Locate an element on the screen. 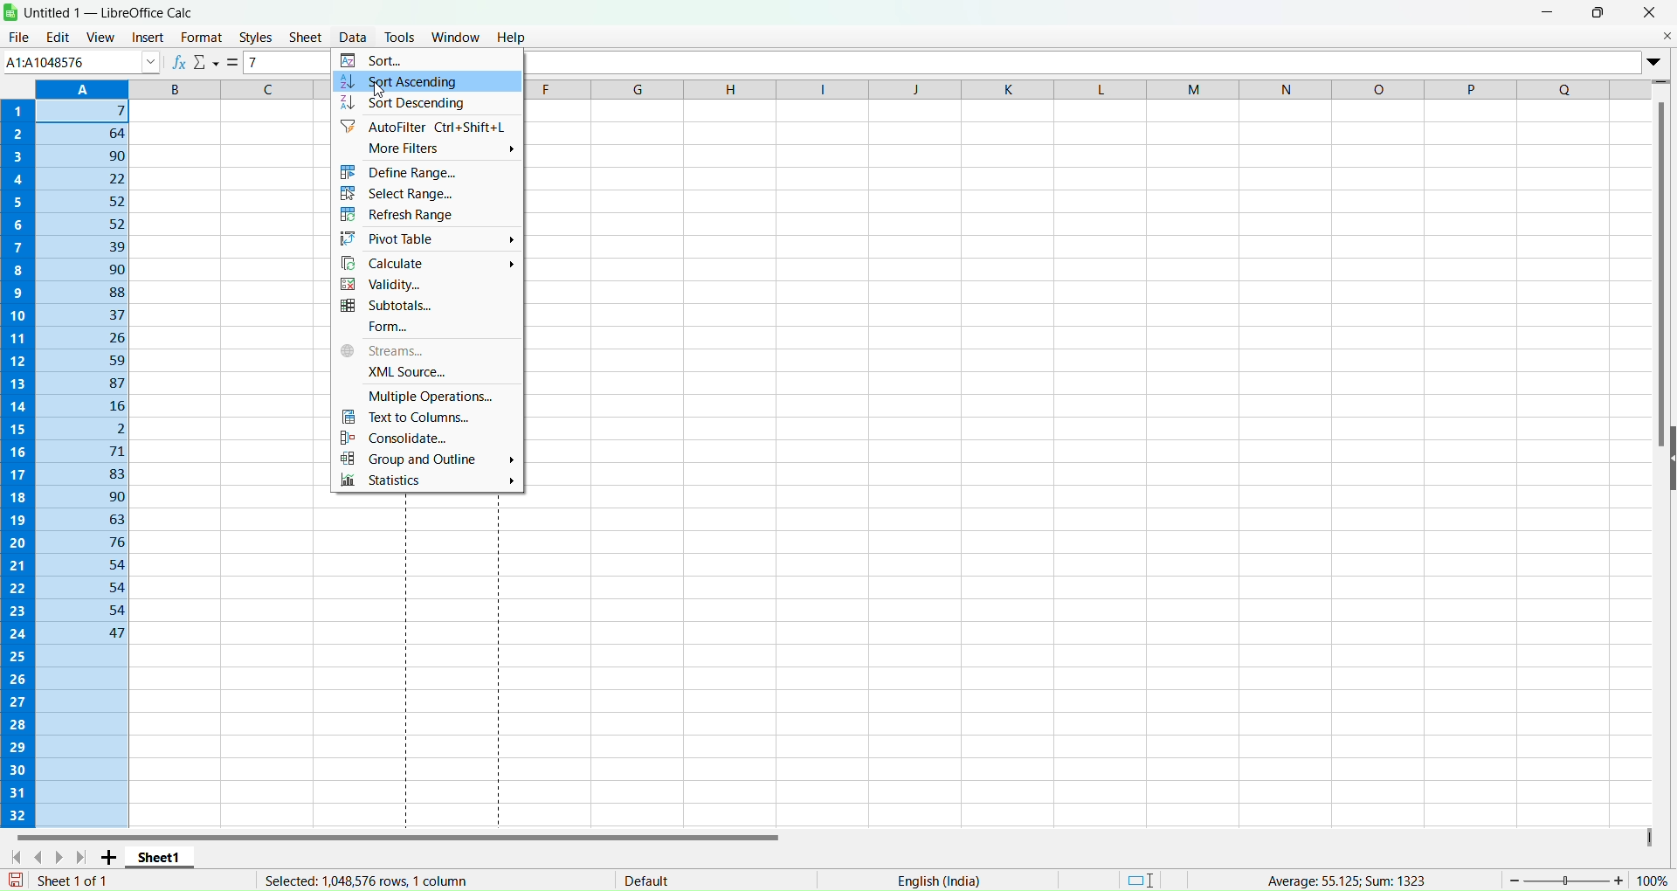  Styles is located at coordinates (256, 38).